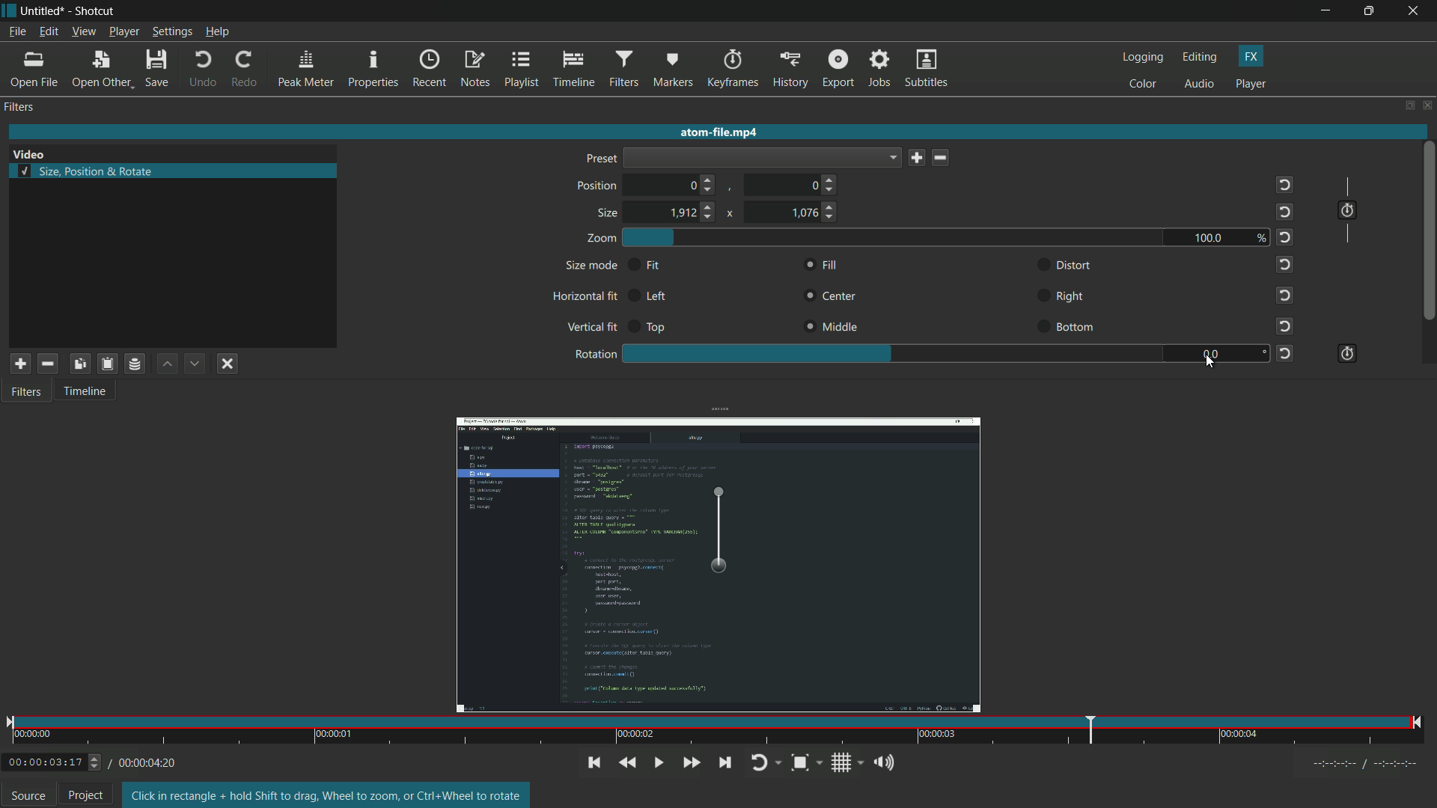 The image size is (1437, 808). I want to click on bottom, so click(1077, 327).